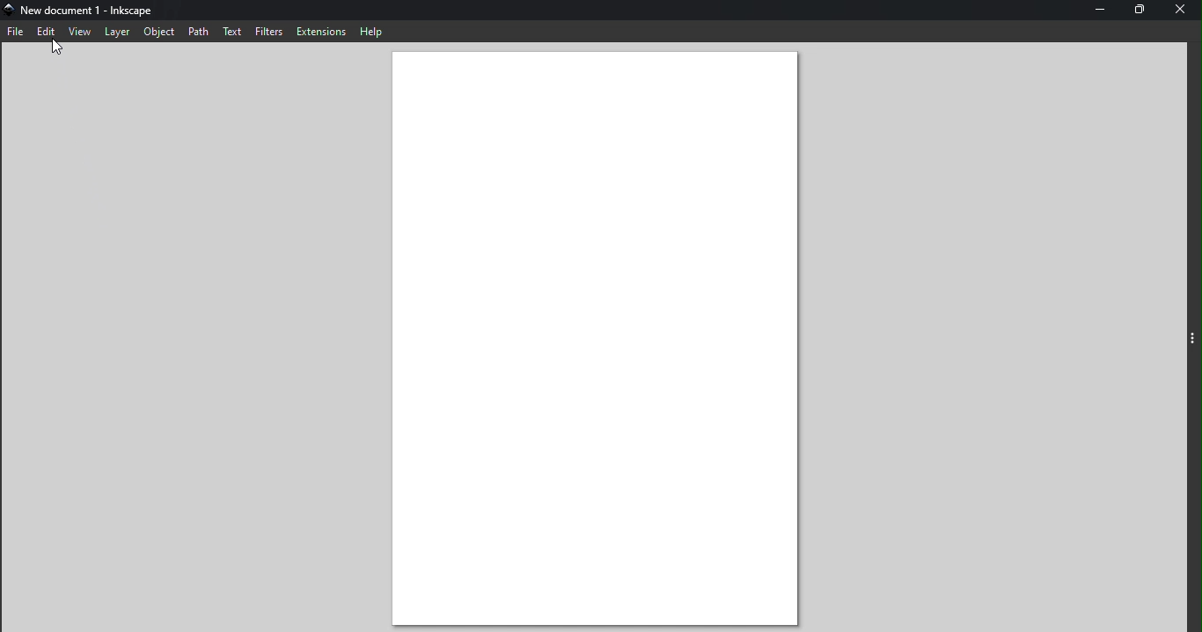  I want to click on Filters, so click(268, 31).